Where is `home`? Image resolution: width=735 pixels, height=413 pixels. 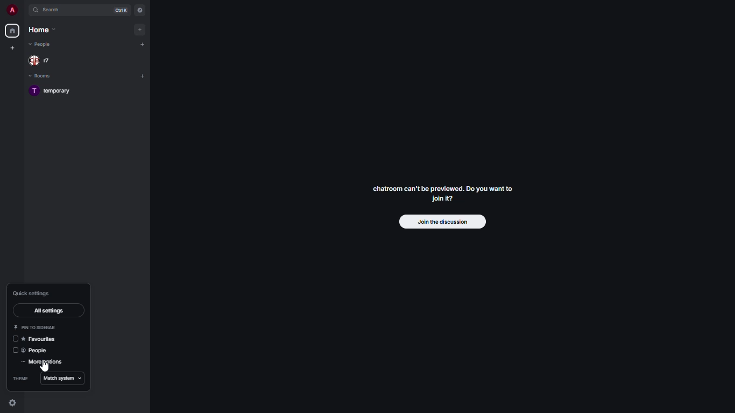 home is located at coordinates (42, 29).